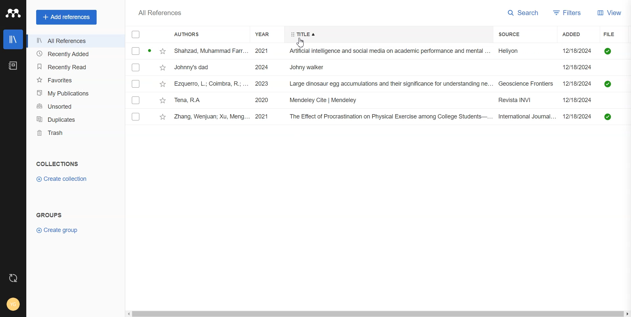  What do you see at coordinates (75, 54) in the screenshot?
I see `Recently Added` at bounding box center [75, 54].